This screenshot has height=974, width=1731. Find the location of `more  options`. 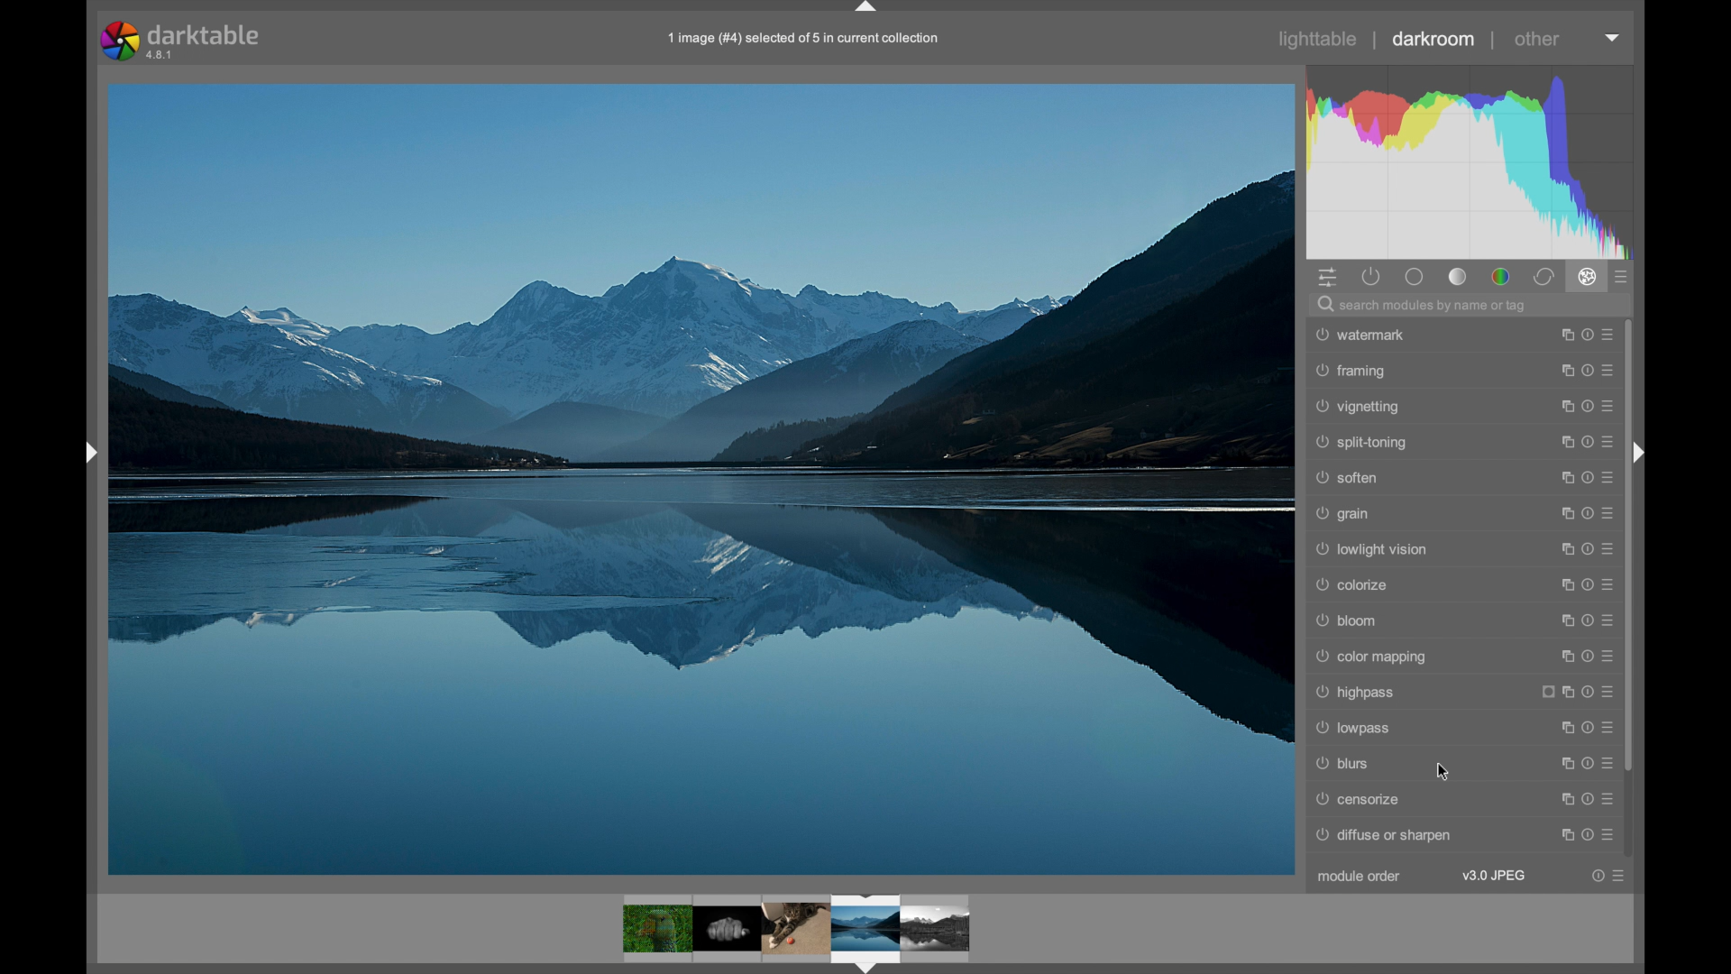

more  options is located at coordinates (1610, 407).